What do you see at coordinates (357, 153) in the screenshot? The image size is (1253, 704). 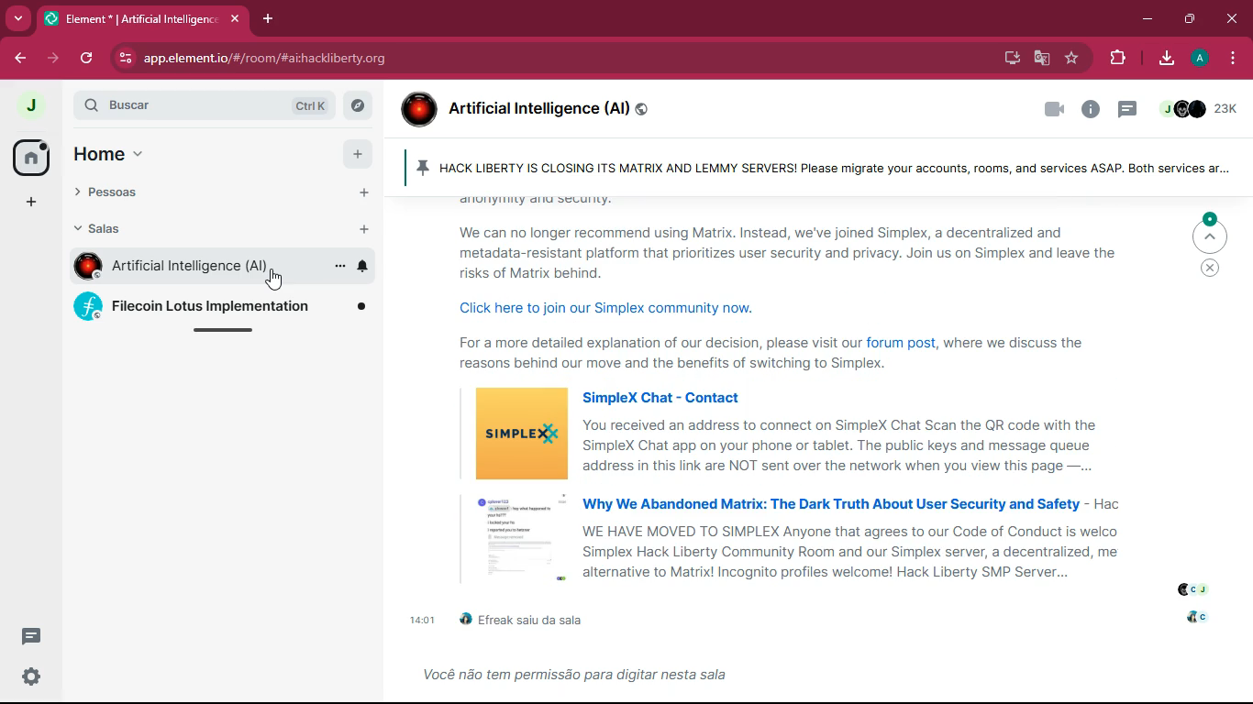 I see `add` at bounding box center [357, 153].